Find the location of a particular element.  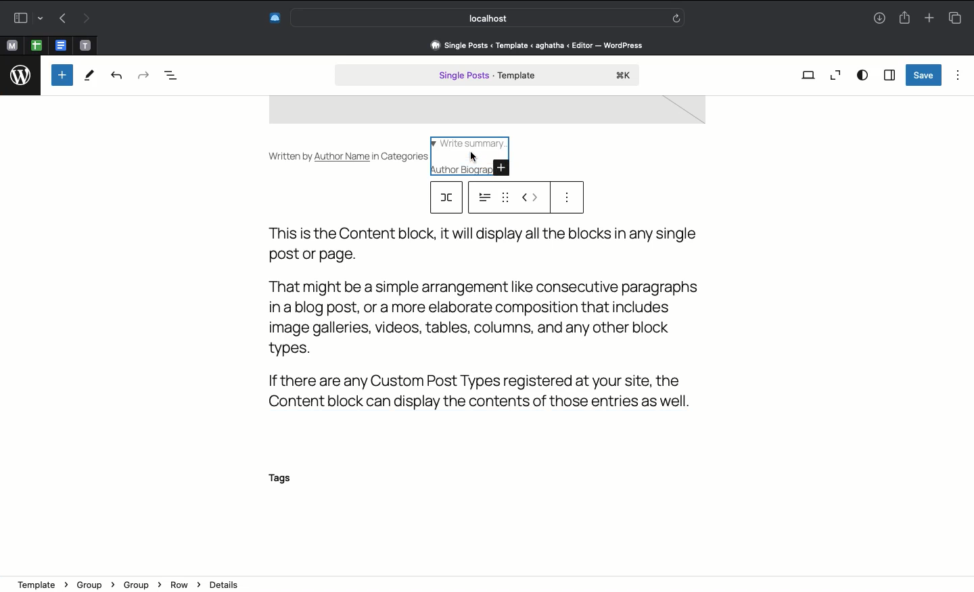

Add new block is located at coordinates (62, 75).